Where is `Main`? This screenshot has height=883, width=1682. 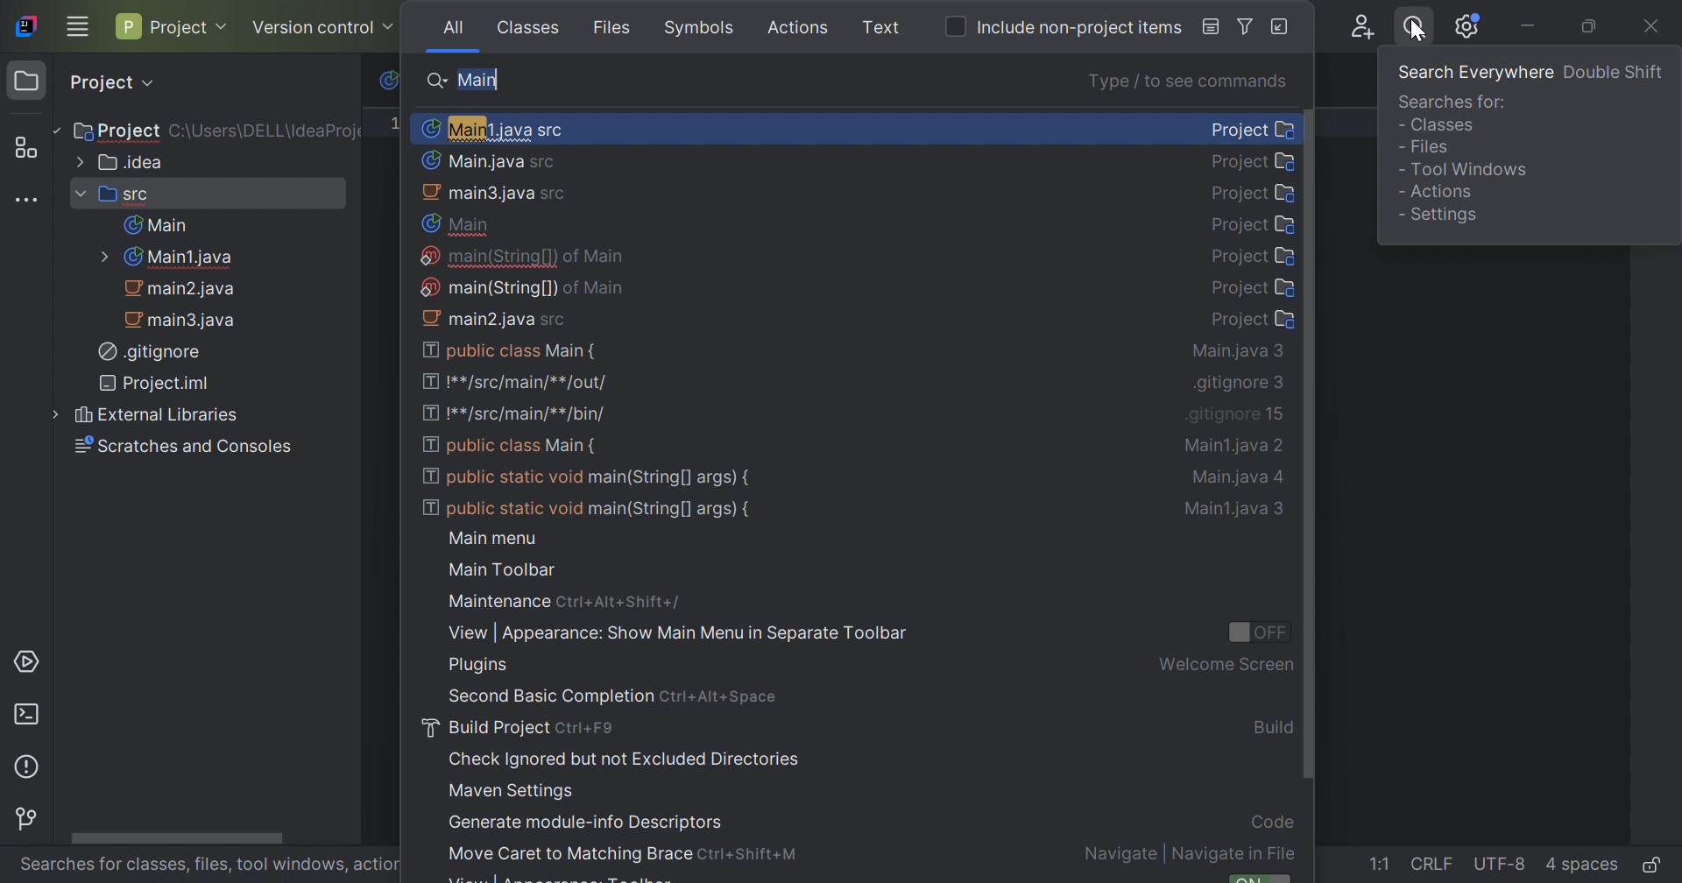
Main is located at coordinates (155, 224).